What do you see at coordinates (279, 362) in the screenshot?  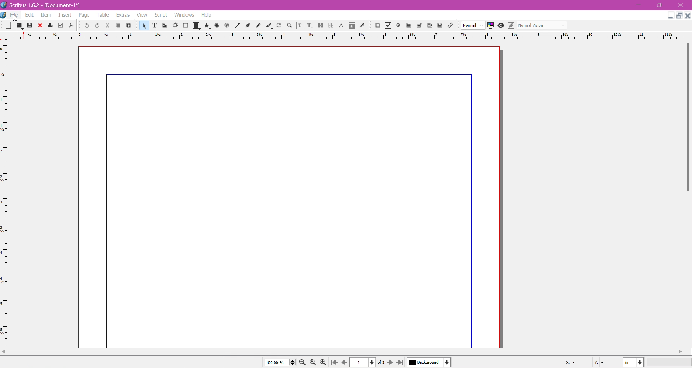 I see `100.00%` at bounding box center [279, 362].